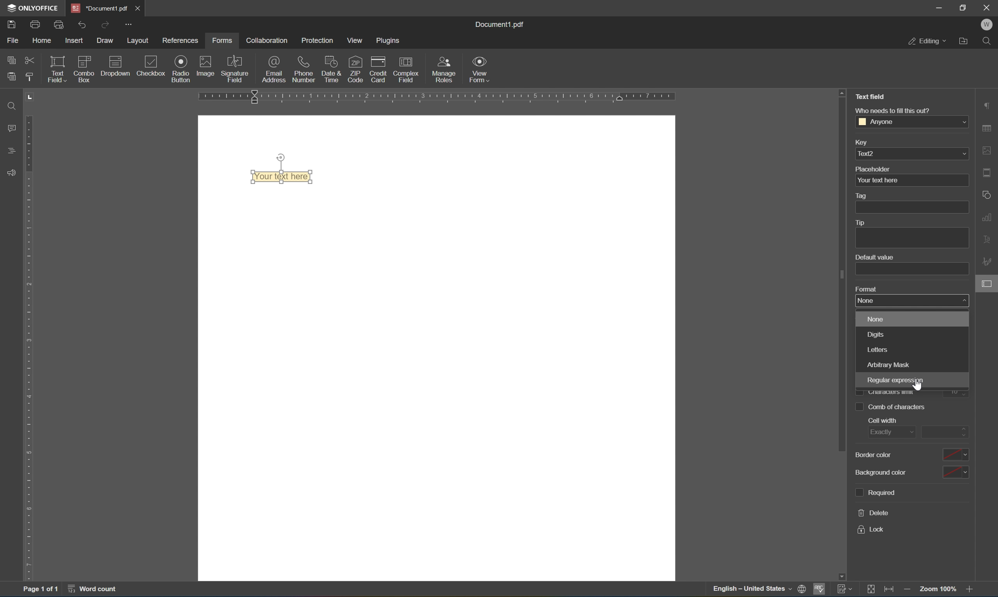 This screenshot has width=998, height=597. I want to click on track changes, so click(843, 590).